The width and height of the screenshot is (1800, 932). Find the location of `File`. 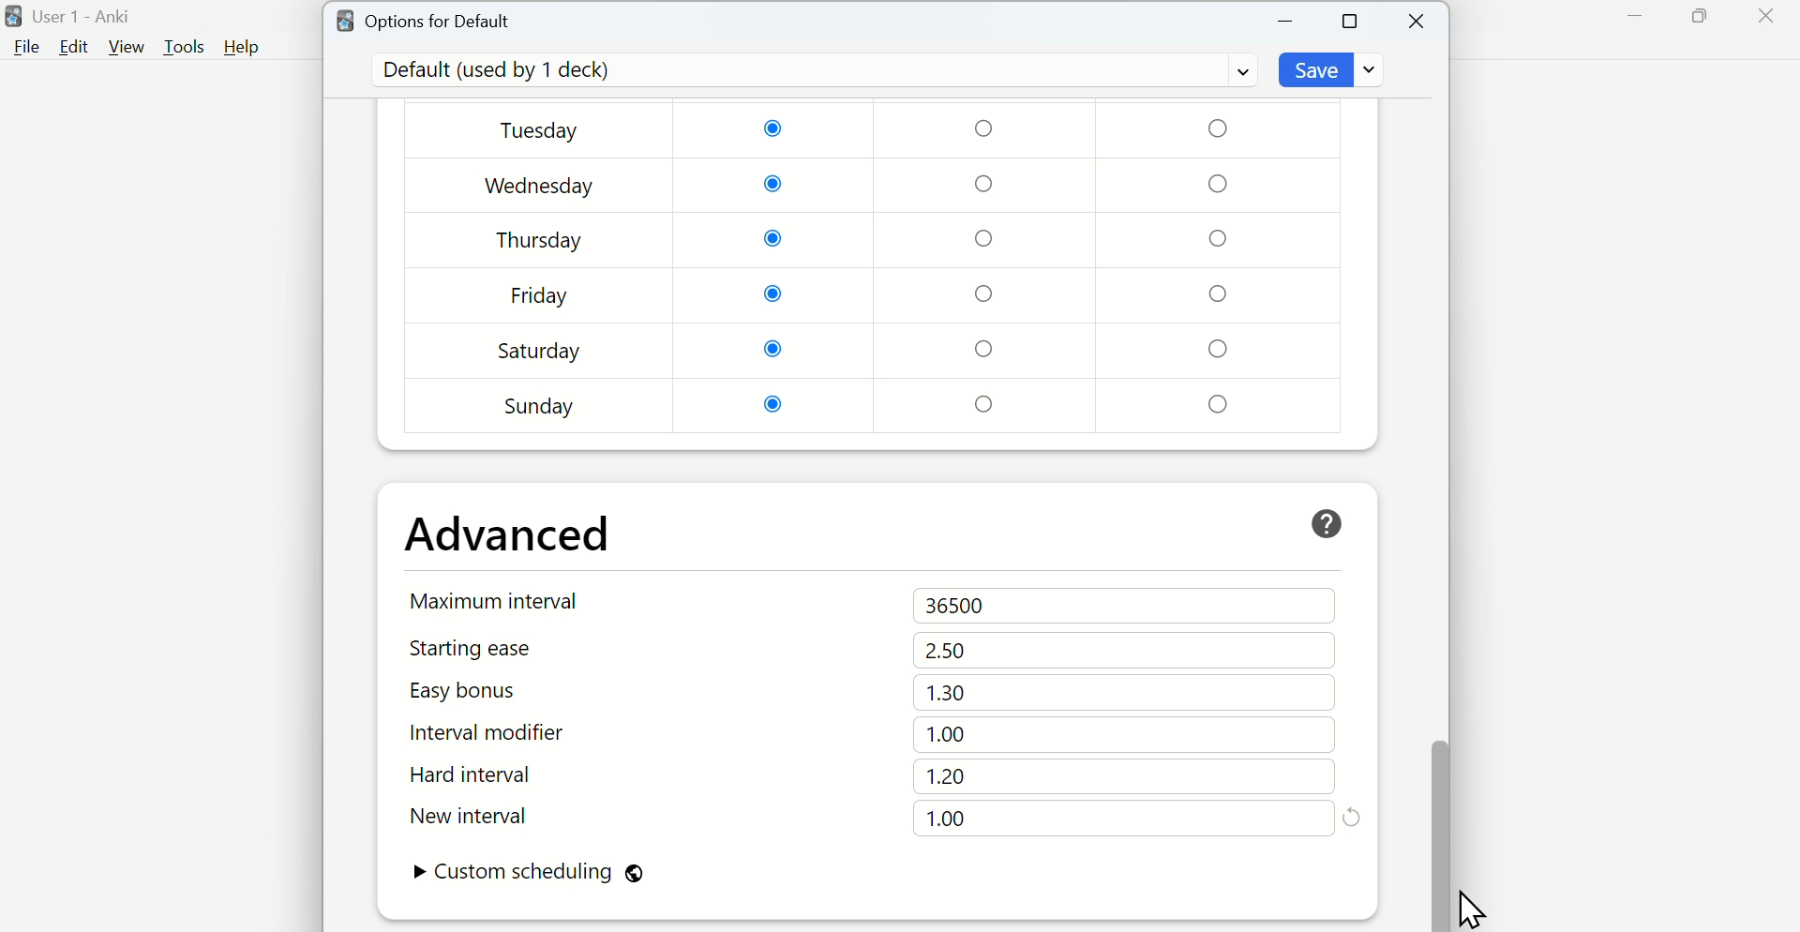

File is located at coordinates (23, 48).